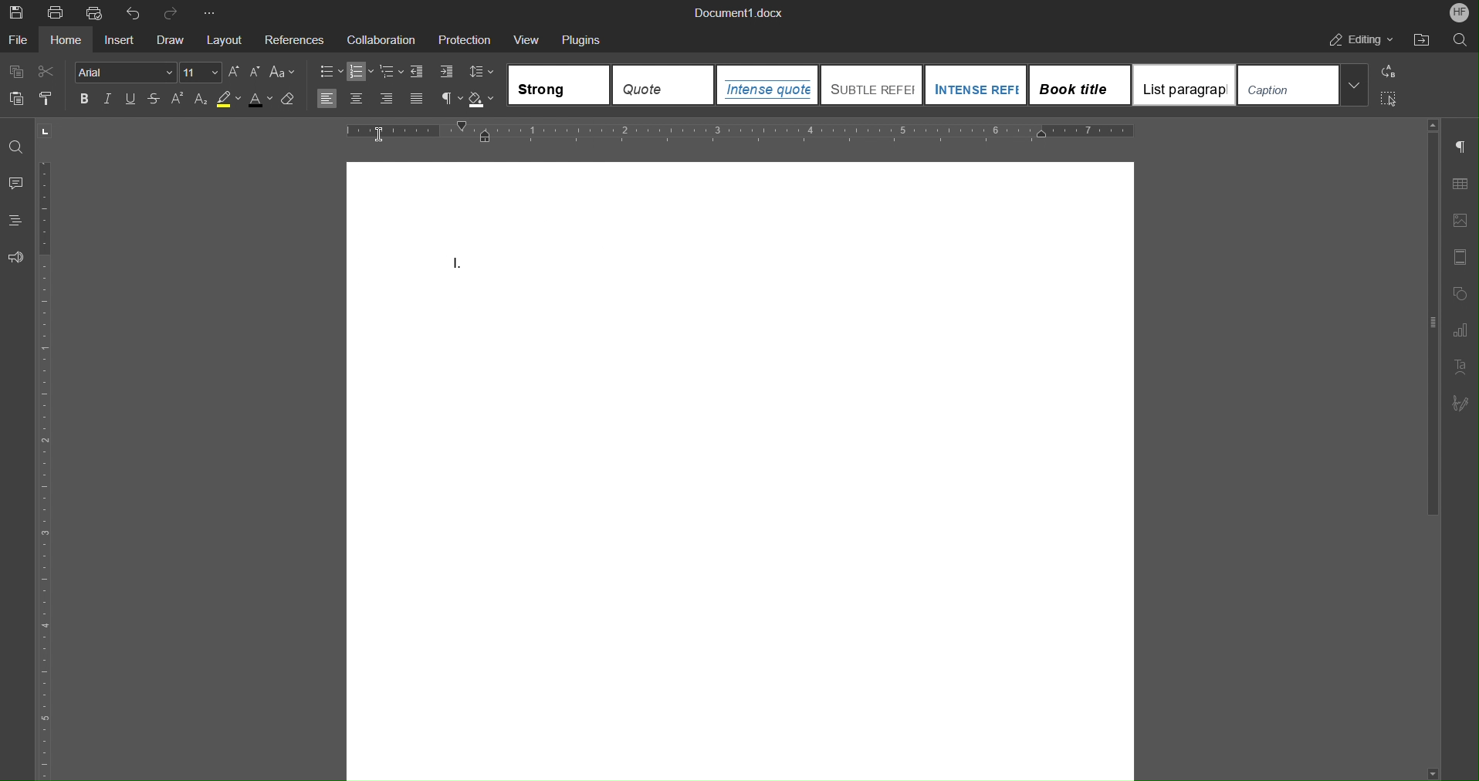 The image size is (1479, 781). What do you see at coordinates (15, 99) in the screenshot?
I see `Paste` at bounding box center [15, 99].